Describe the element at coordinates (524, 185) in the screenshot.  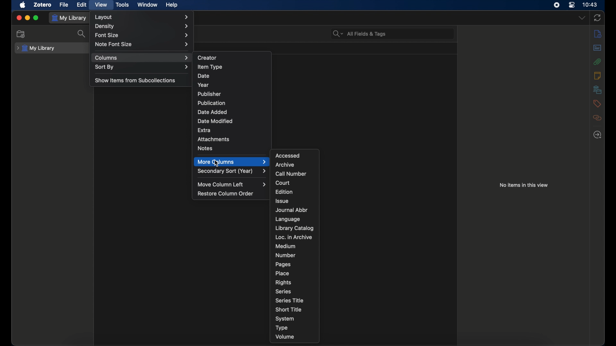
I see `no items in this view` at that location.